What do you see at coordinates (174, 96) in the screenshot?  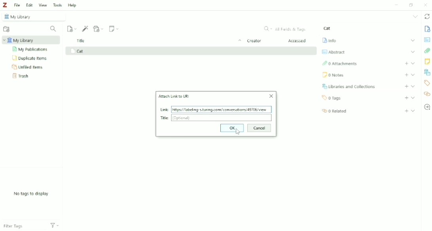 I see `Attach Link to URL` at bounding box center [174, 96].